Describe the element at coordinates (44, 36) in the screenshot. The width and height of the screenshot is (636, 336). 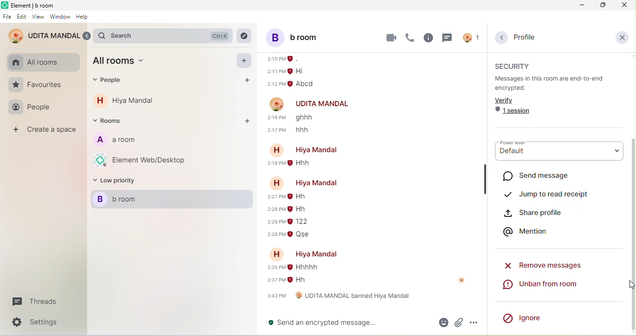
I see `udita mandal` at that location.